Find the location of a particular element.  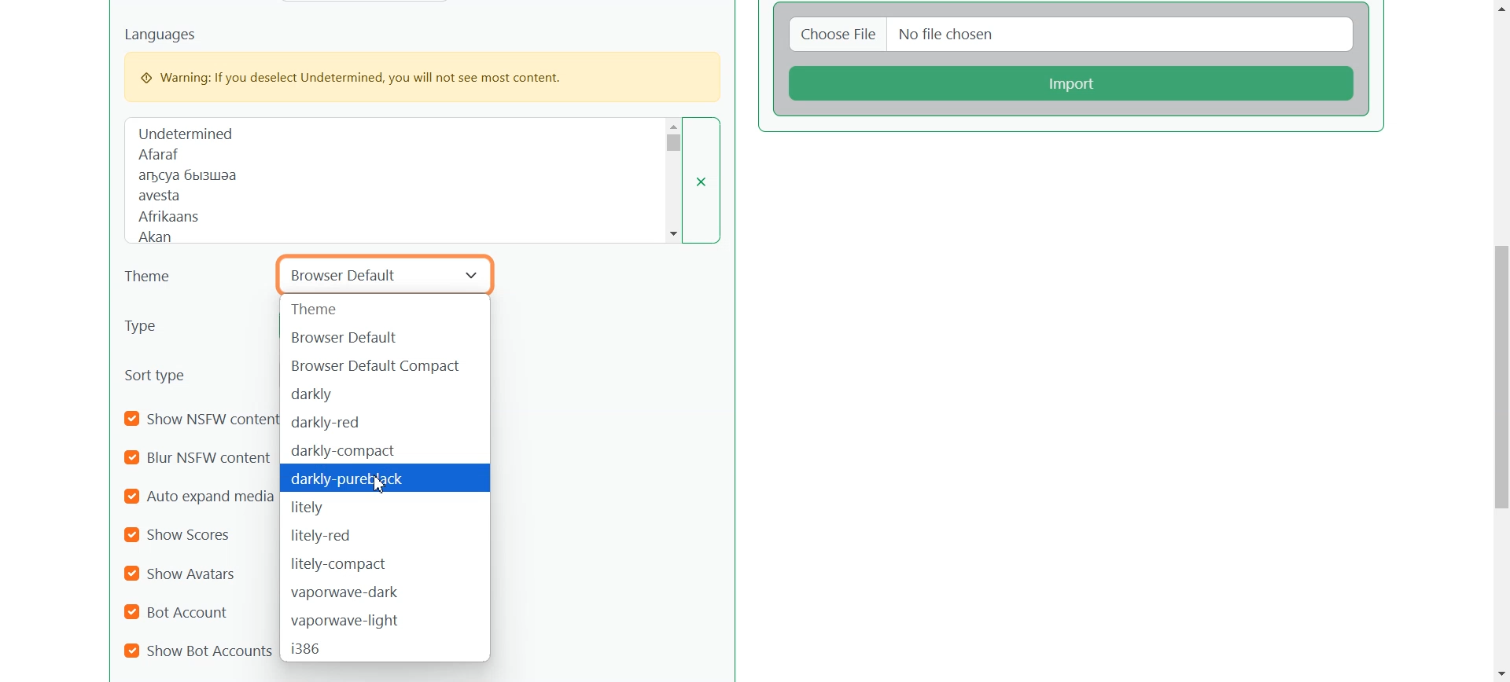

Choose File is located at coordinates (834, 34).